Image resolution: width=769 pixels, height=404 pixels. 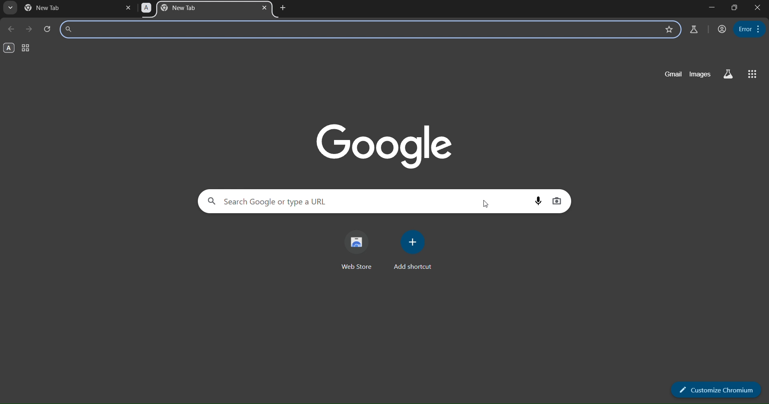 What do you see at coordinates (694, 30) in the screenshot?
I see `search labs` at bounding box center [694, 30].